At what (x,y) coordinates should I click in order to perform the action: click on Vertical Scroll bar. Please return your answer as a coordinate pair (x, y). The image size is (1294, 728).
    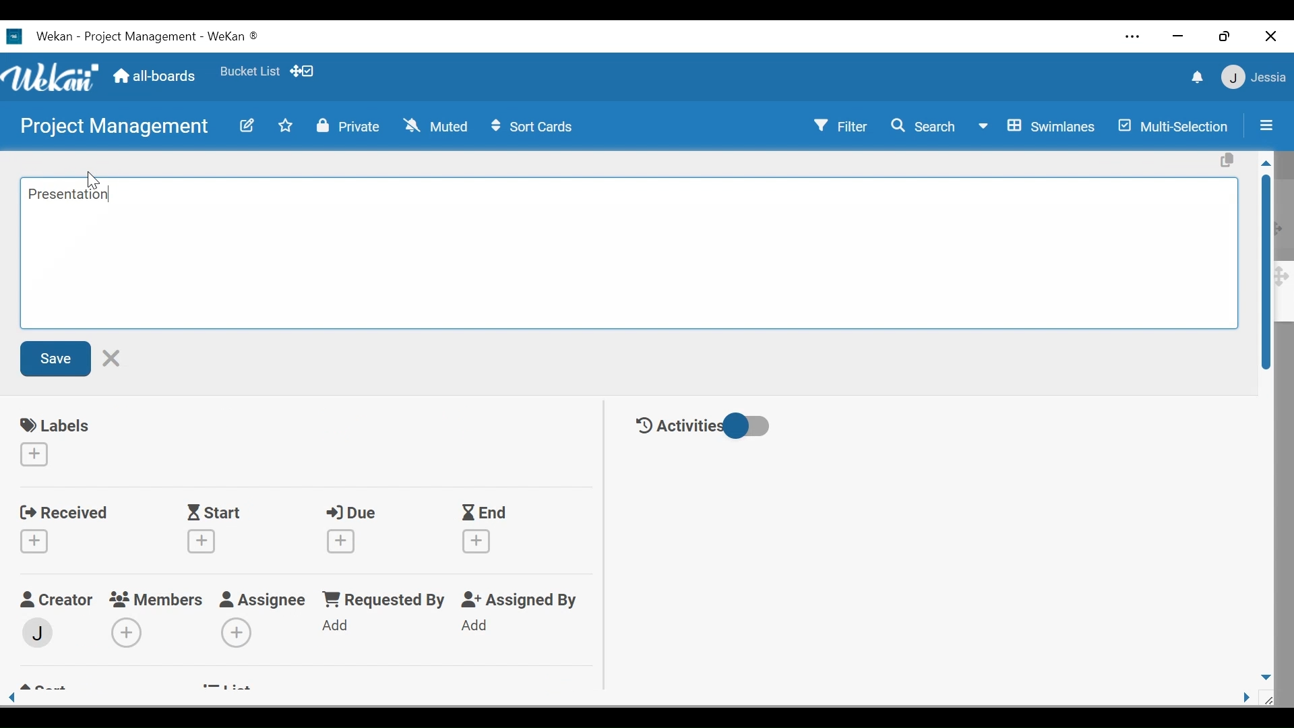
    Looking at the image, I should click on (1266, 289).